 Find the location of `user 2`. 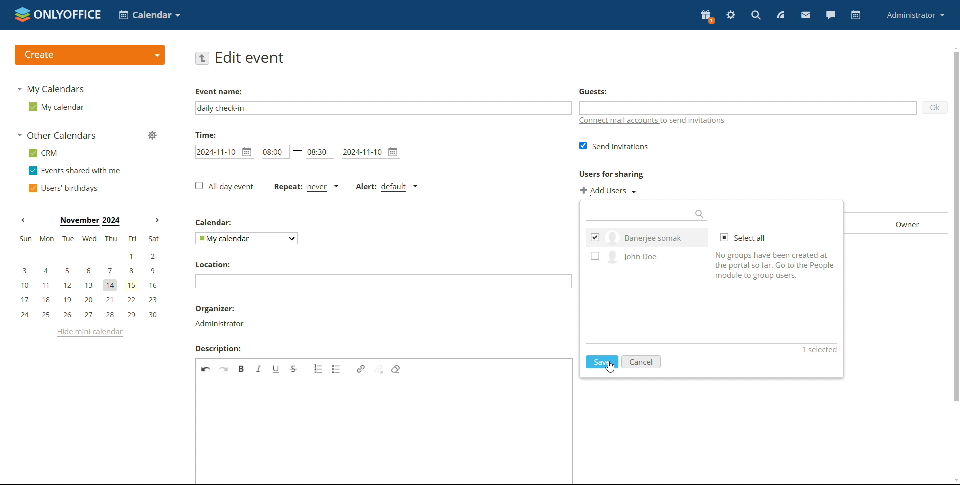

user 2 is located at coordinates (645, 259).